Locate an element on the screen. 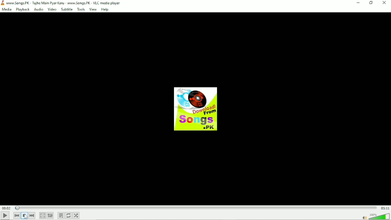 The width and height of the screenshot is (391, 220). cursor is located at coordinates (24, 218).